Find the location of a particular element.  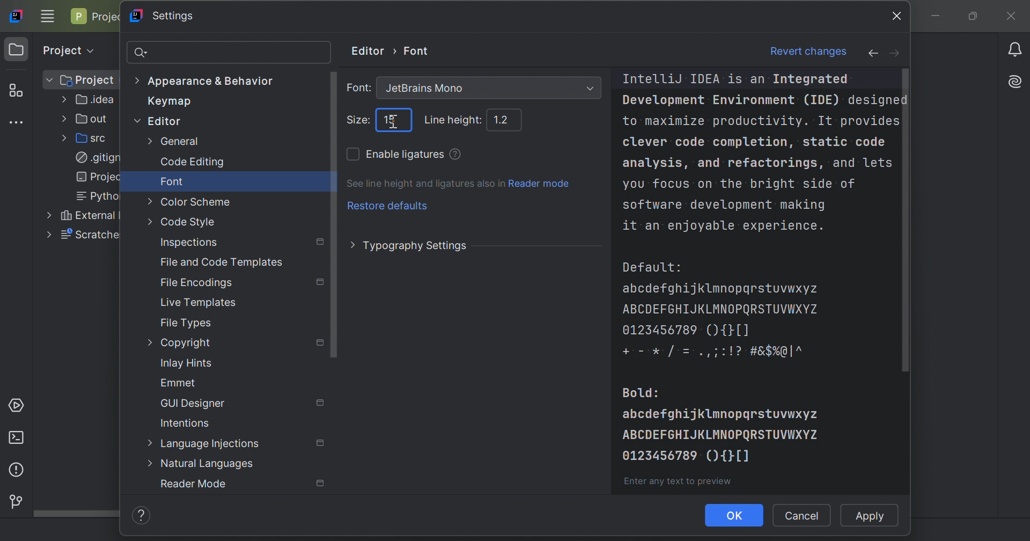

Help/info icon is located at coordinates (144, 516).